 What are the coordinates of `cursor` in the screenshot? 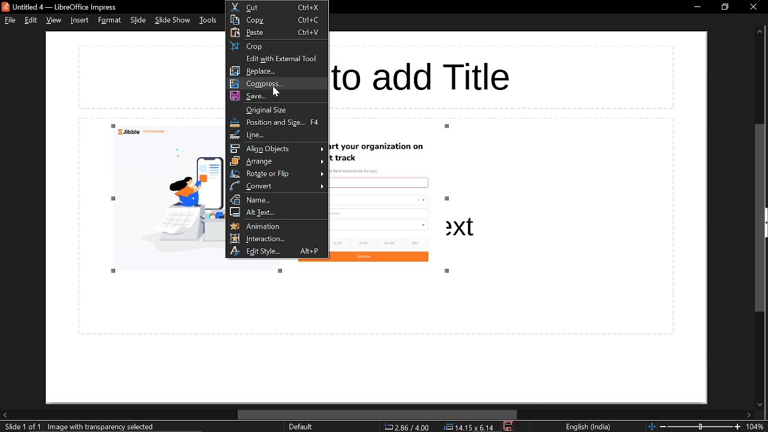 It's located at (277, 91).